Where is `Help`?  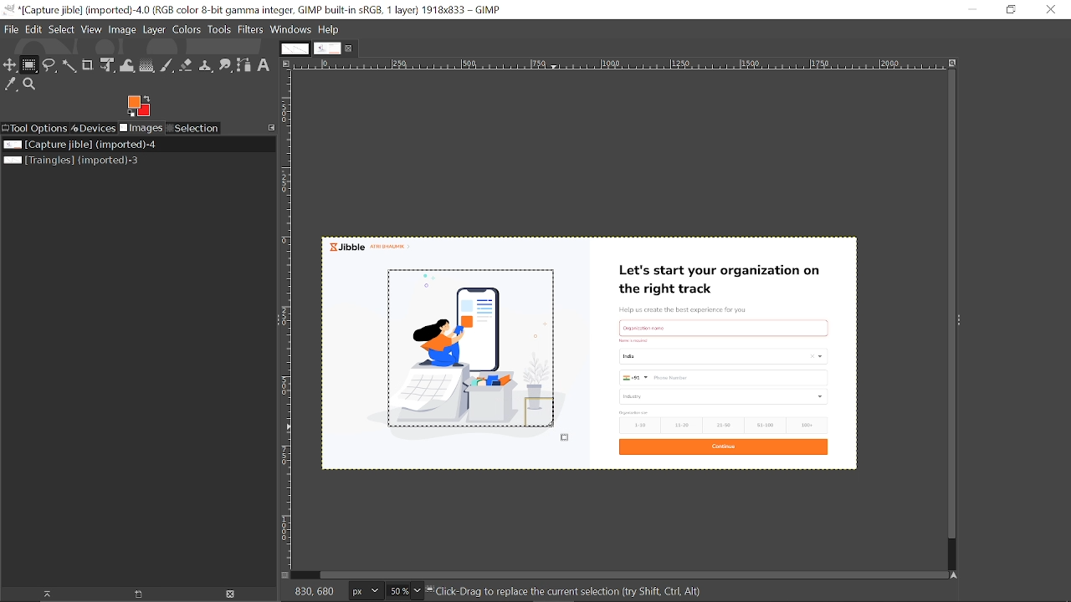 Help is located at coordinates (330, 29).